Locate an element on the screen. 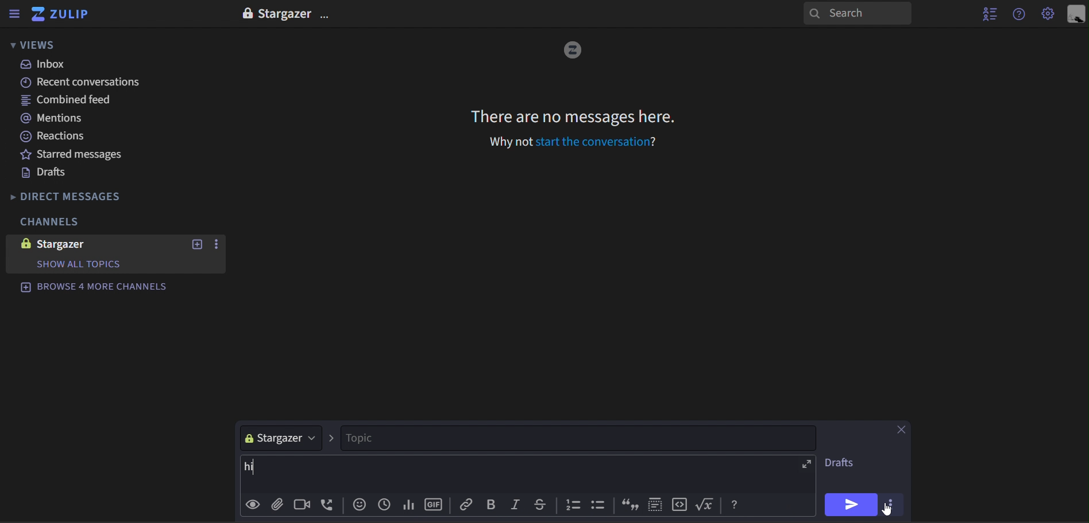  options is located at coordinates (326, 13).